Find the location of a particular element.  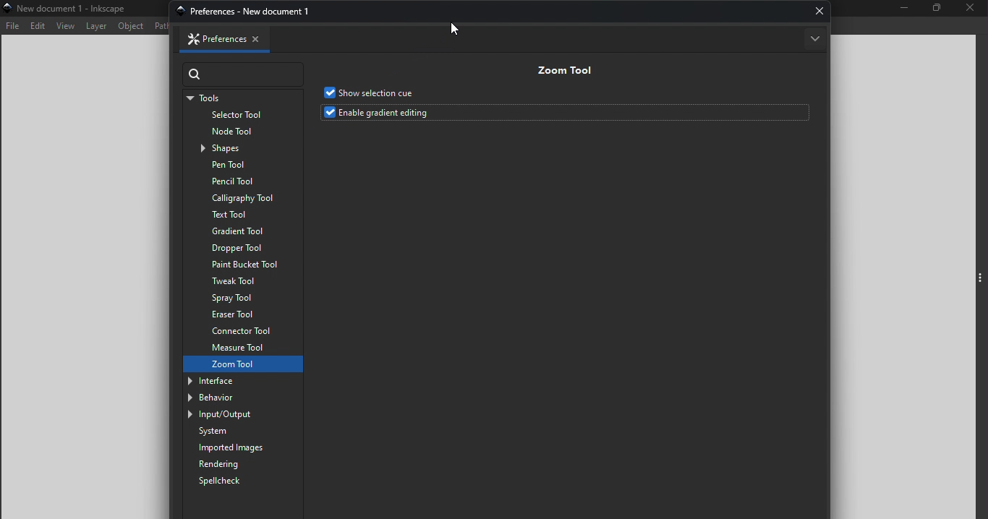

Minimize is located at coordinates (901, 9).